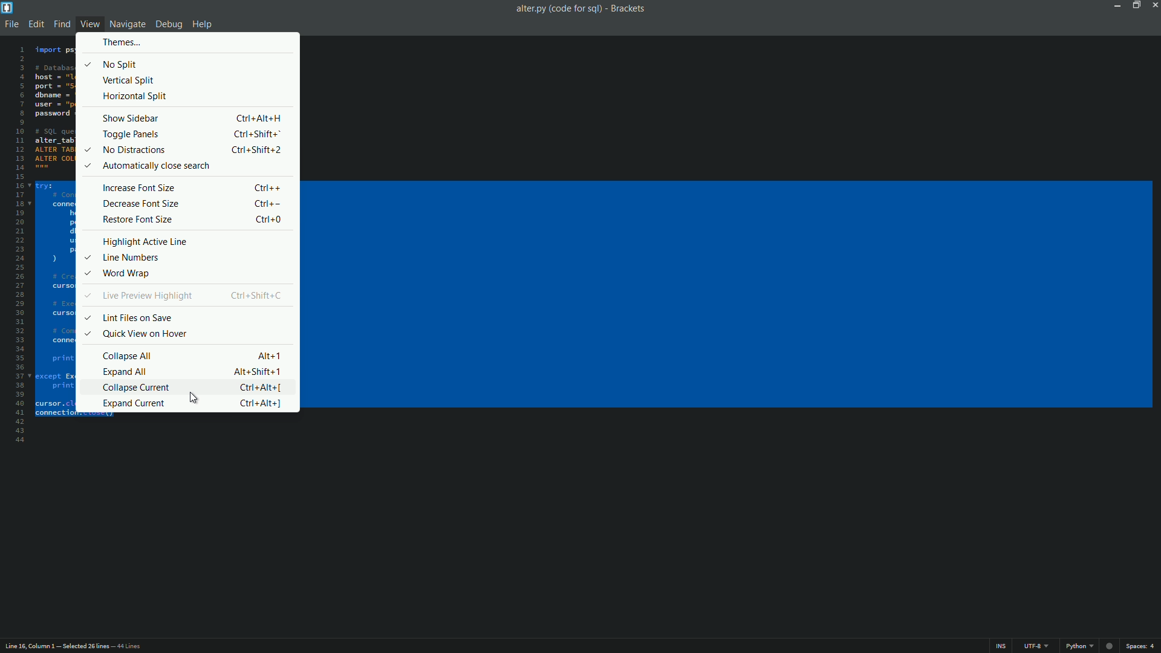 The width and height of the screenshot is (1161, 653). I want to click on file format, so click(1090, 646).